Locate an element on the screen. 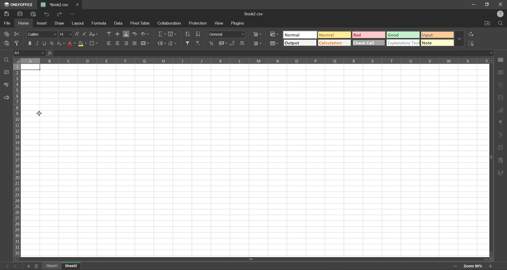 The height and width of the screenshot is (270, 507). print preview is located at coordinates (34, 14).